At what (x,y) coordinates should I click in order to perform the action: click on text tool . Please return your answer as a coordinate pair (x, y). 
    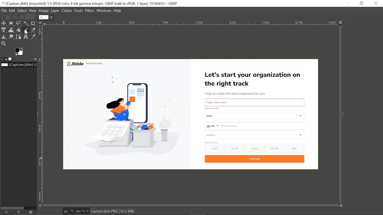
    Looking at the image, I should click on (26, 37).